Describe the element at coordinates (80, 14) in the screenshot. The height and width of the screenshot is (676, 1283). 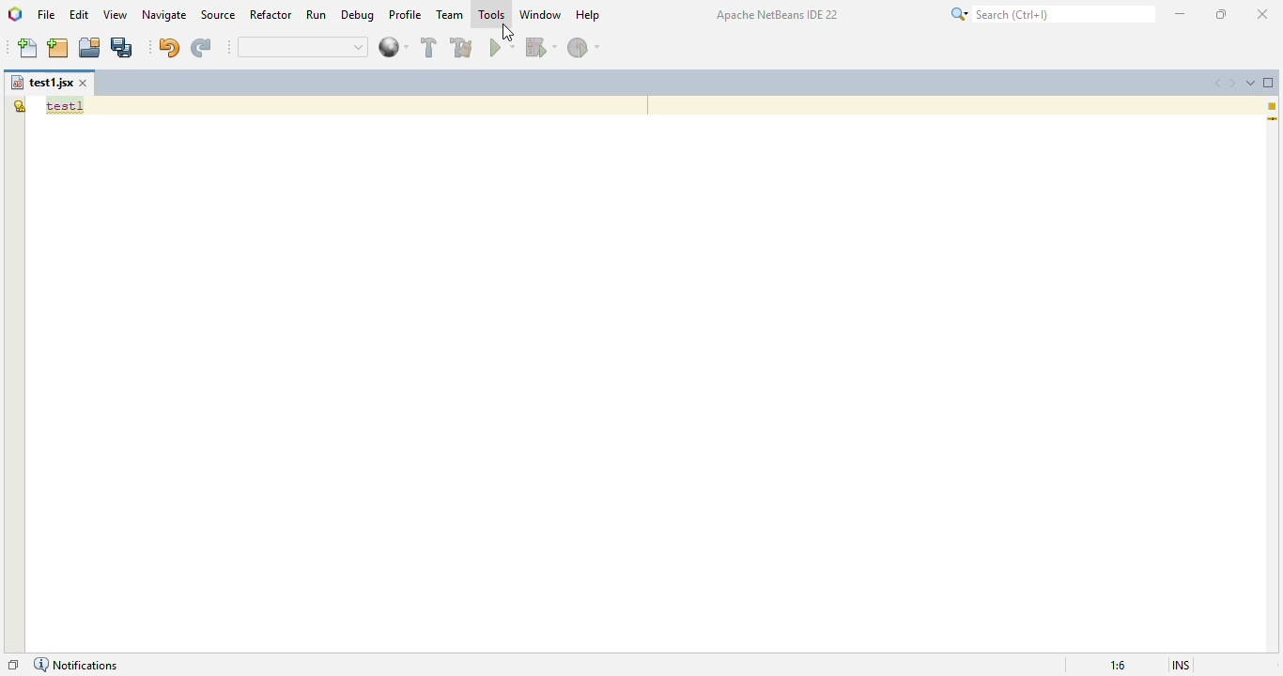
I see `edit` at that location.